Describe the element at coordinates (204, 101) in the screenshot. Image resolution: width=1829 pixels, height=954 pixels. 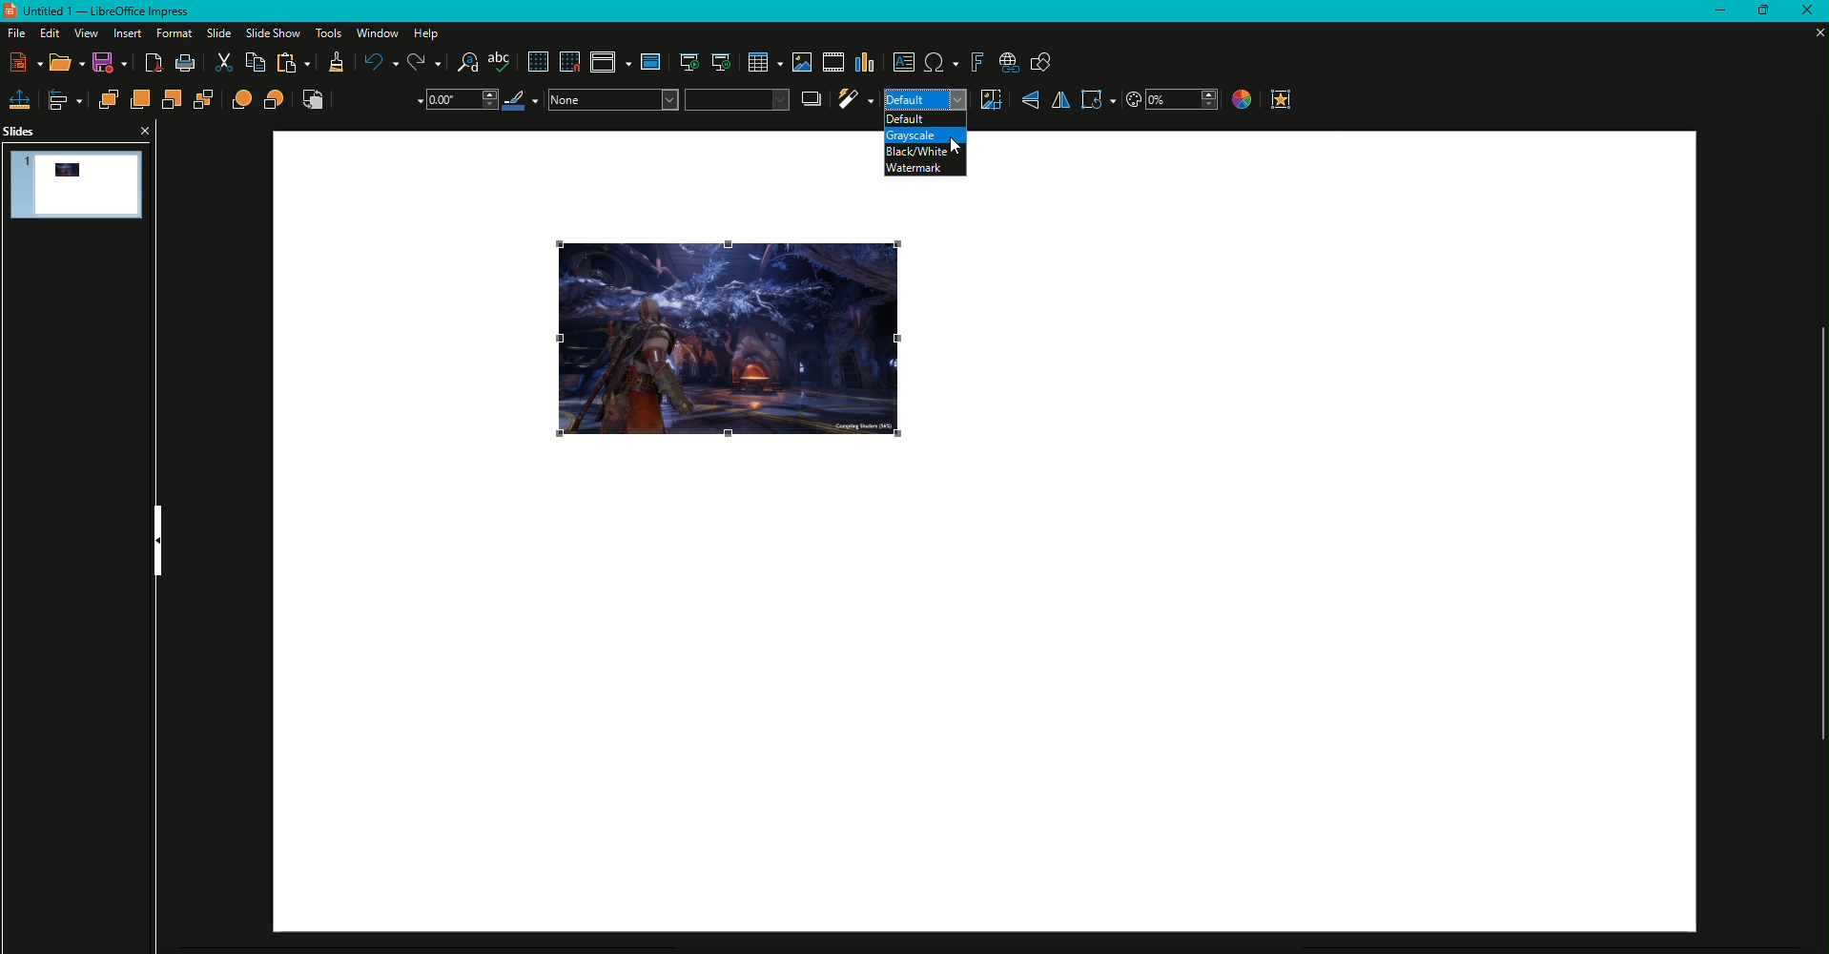
I see `Back` at that location.